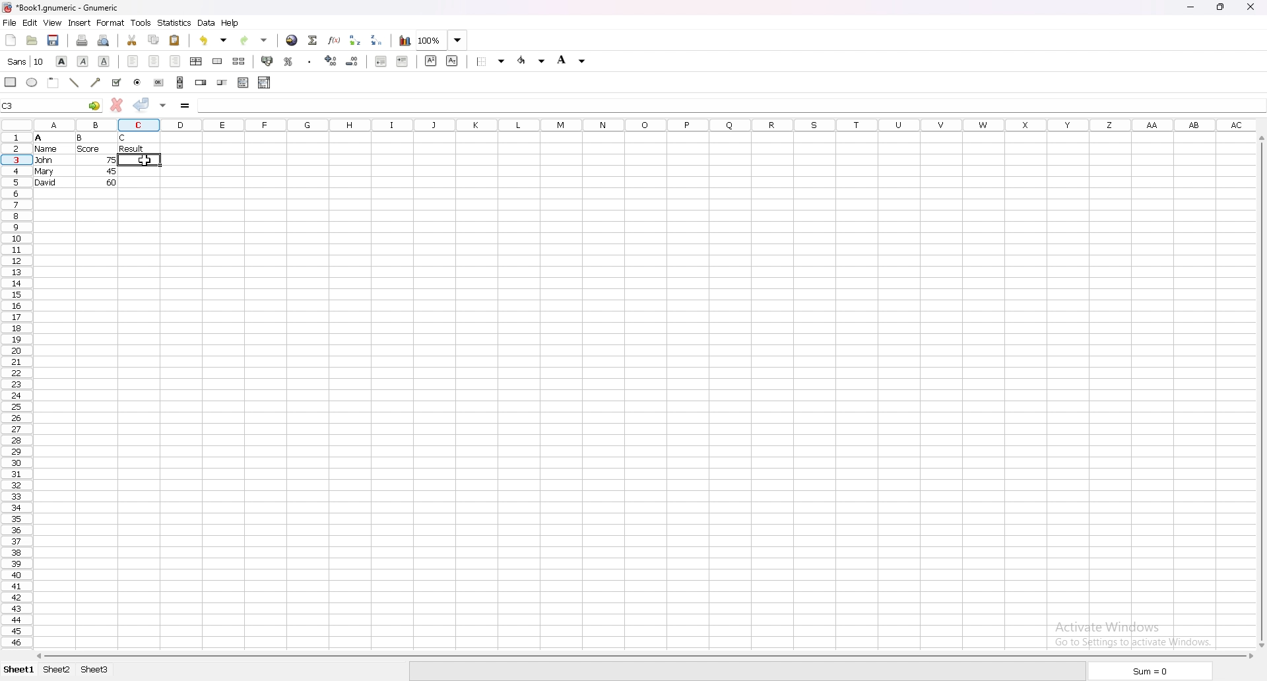 This screenshot has width=1267, height=681. What do you see at coordinates (180, 82) in the screenshot?
I see `scroll` at bounding box center [180, 82].